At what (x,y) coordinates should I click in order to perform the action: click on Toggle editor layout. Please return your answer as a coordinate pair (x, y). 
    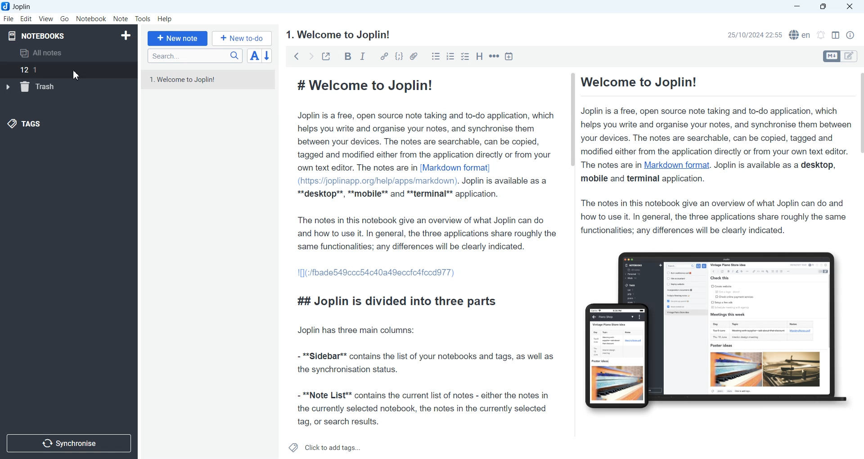
    Looking at the image, I should click on (835, 35).